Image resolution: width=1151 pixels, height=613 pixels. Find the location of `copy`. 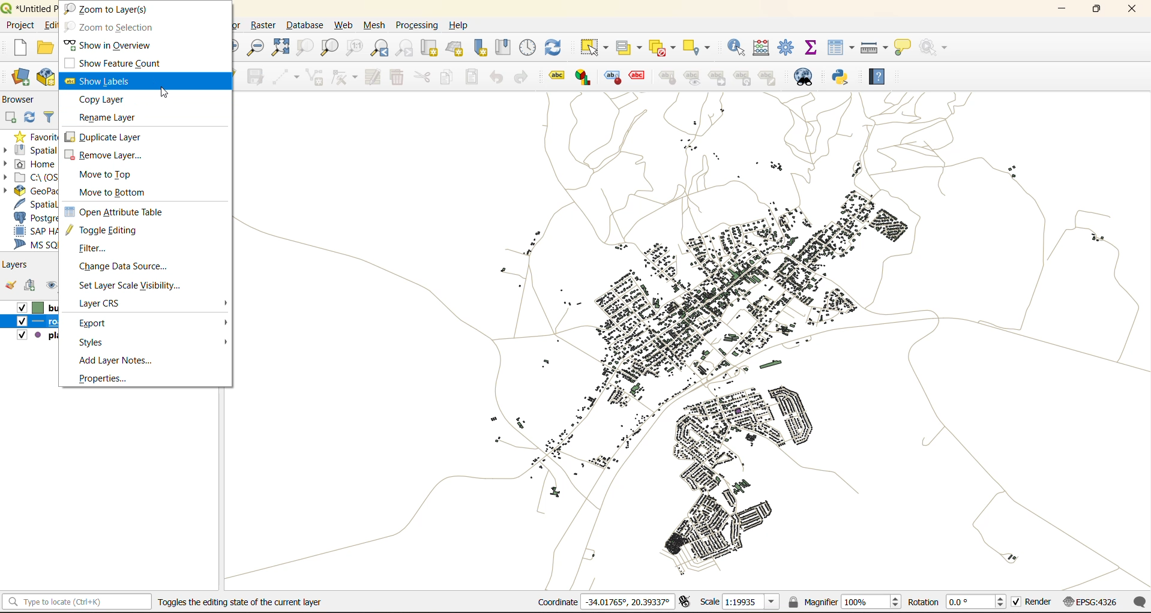

copy is located at coordinates (444, 79).